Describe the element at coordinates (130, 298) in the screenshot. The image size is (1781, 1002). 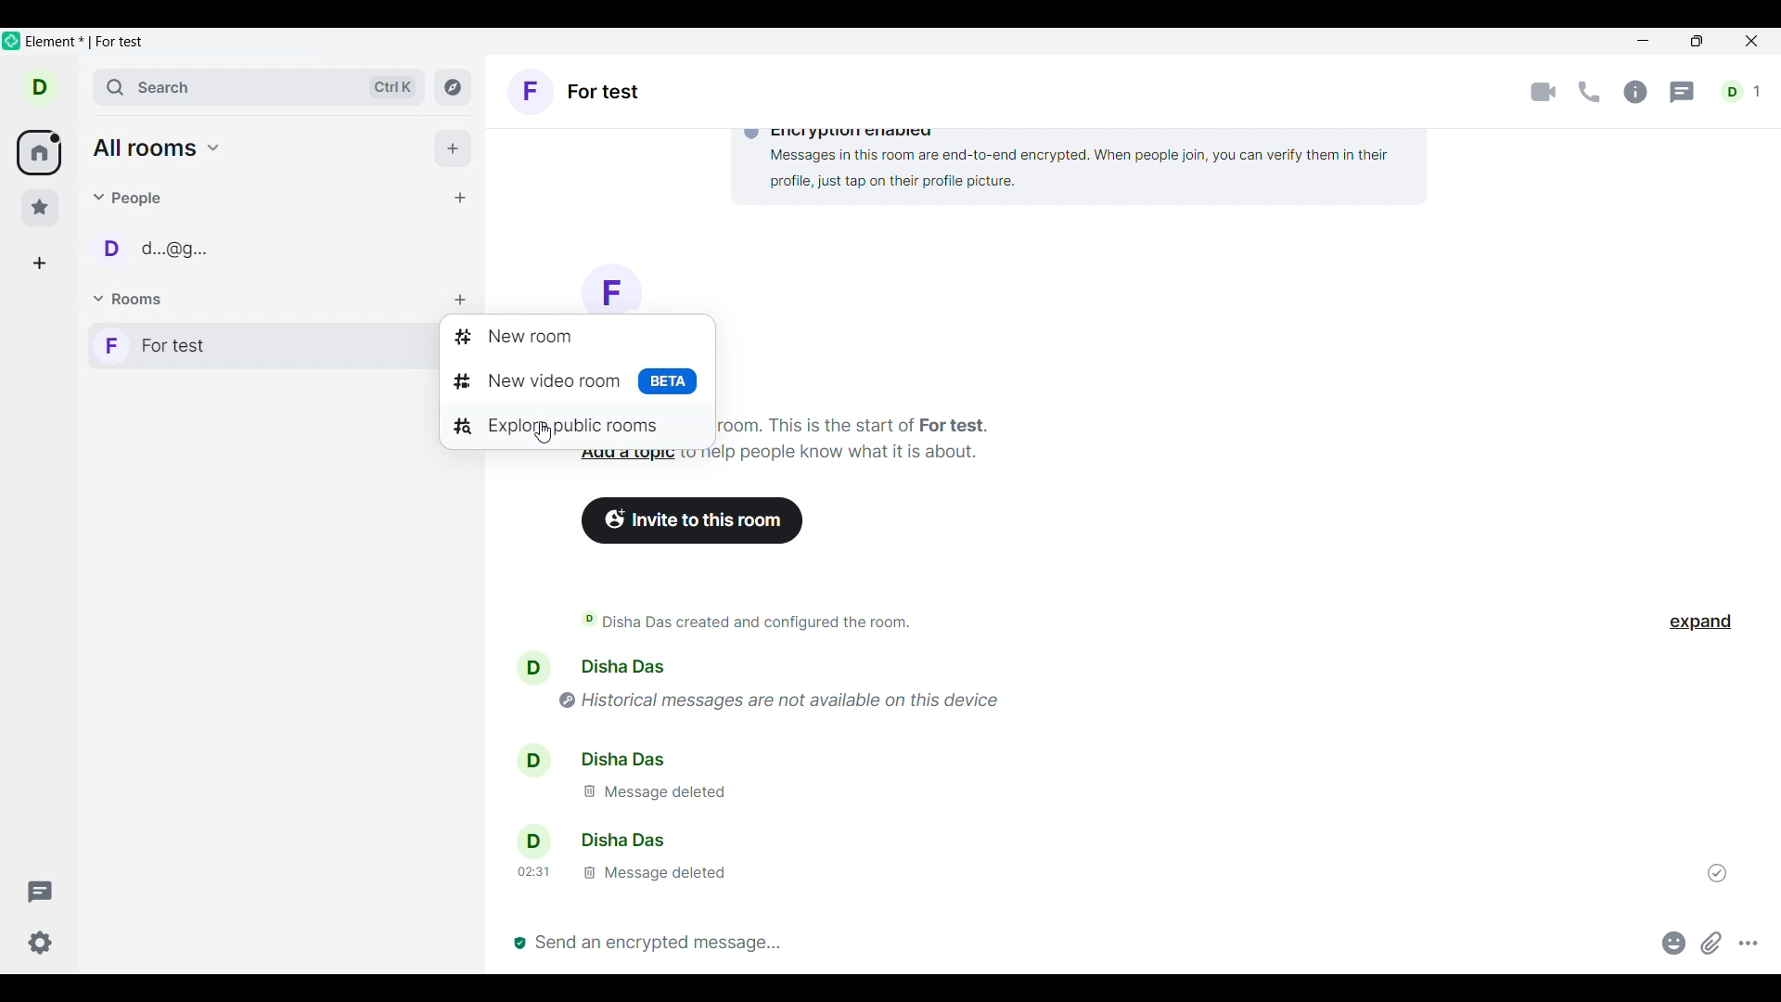
I see `Rooms` at that location.